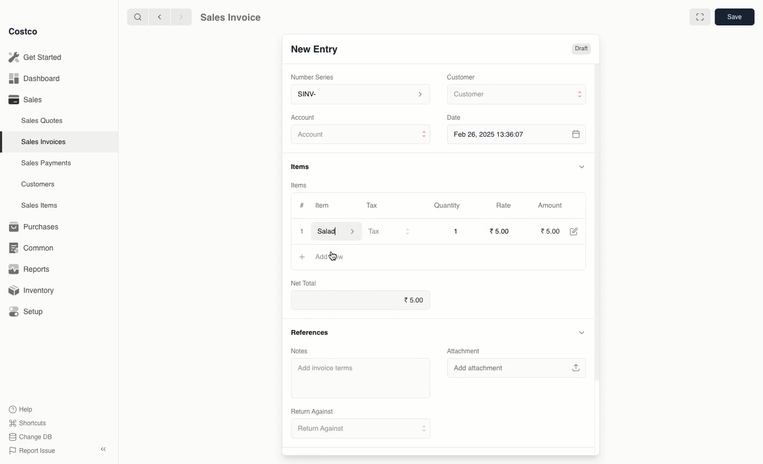  Describe the element at coordinates (414, 299) in the screenshot. I see `5.00` at that location.